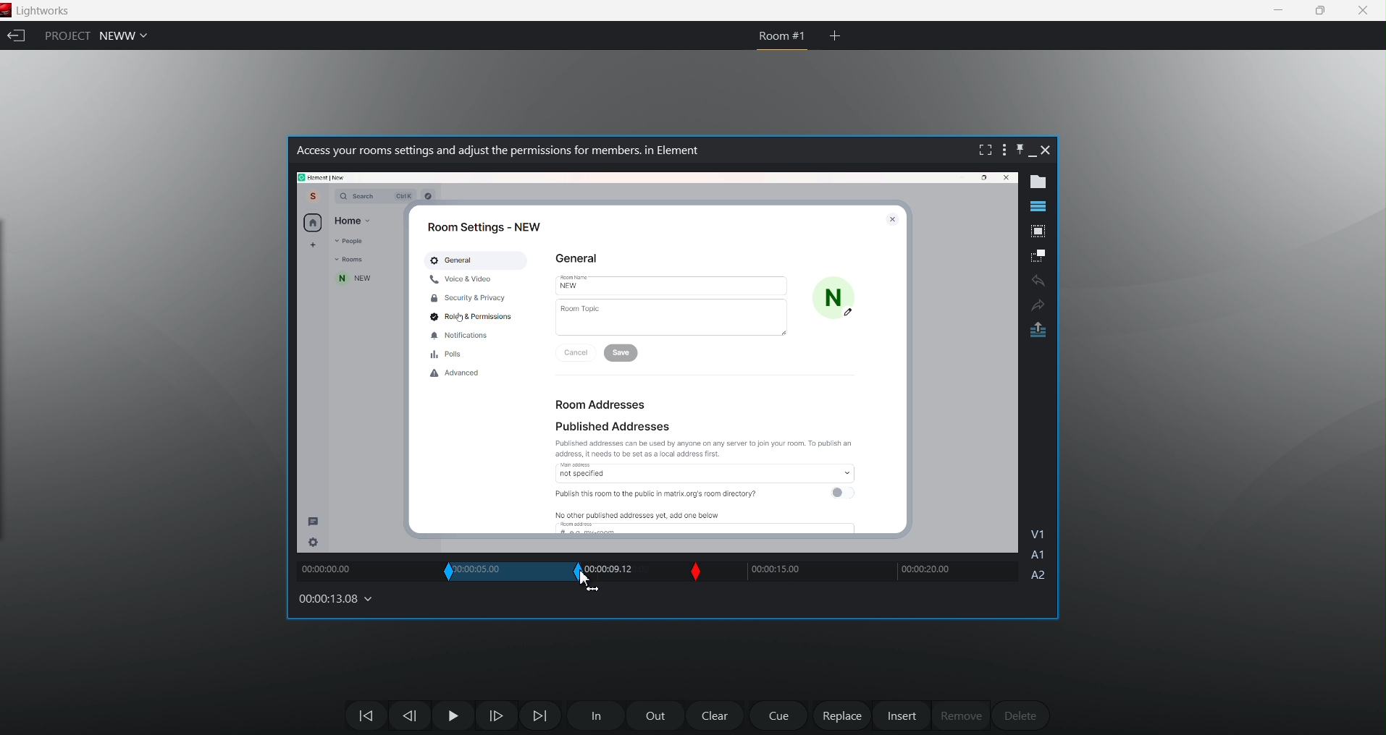 Image resolution: width=1386 pixels, height=735 pixels. What do you see at coordinates (981, 179) in the screenshot?
I see `Maximize` at bounding box center [981, 179].